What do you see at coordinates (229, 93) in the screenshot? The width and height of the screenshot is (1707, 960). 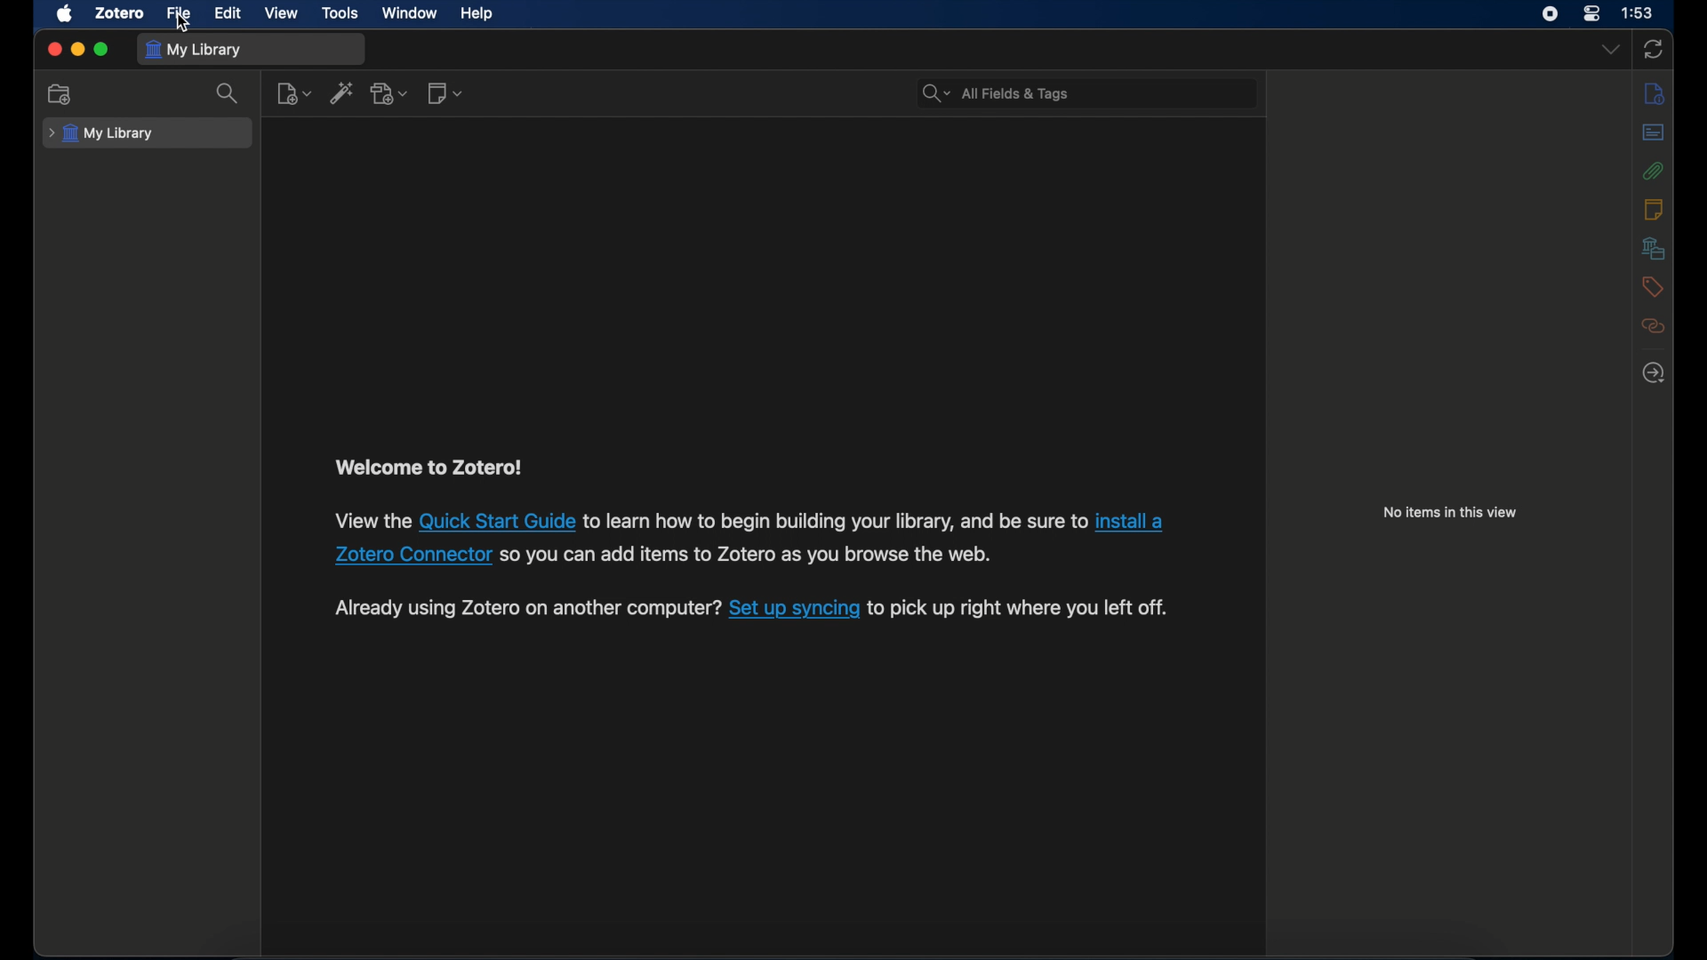 I see `search` at bounding box center [229, 93].